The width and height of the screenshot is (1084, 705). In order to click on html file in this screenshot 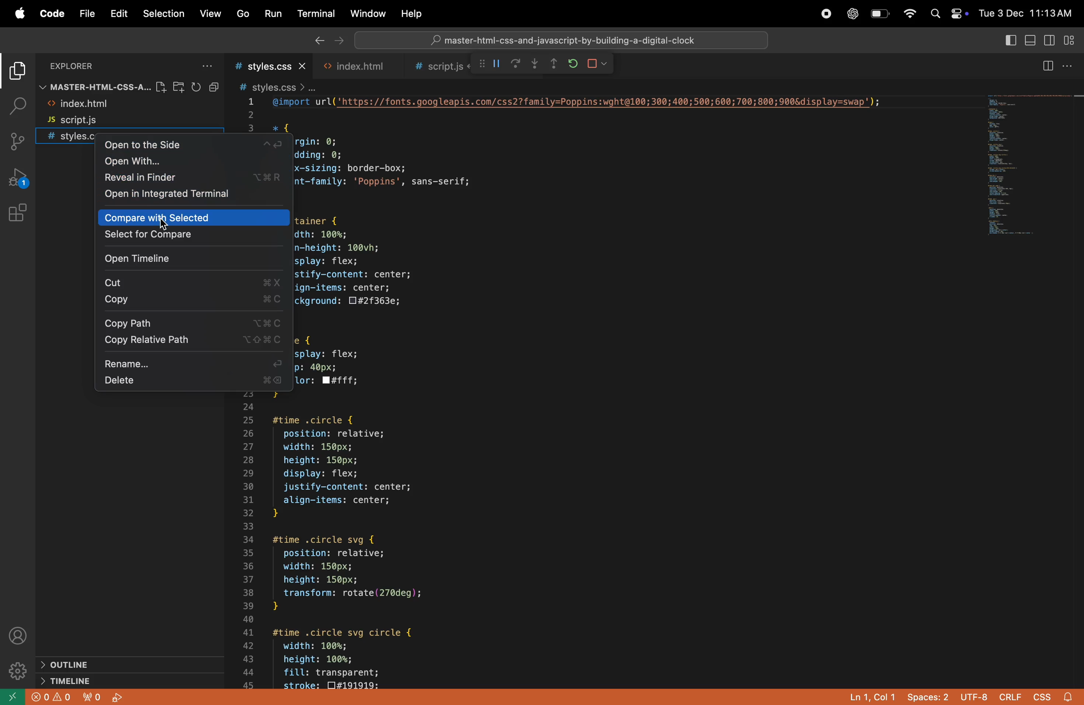, I will do `click(100, 106)`.